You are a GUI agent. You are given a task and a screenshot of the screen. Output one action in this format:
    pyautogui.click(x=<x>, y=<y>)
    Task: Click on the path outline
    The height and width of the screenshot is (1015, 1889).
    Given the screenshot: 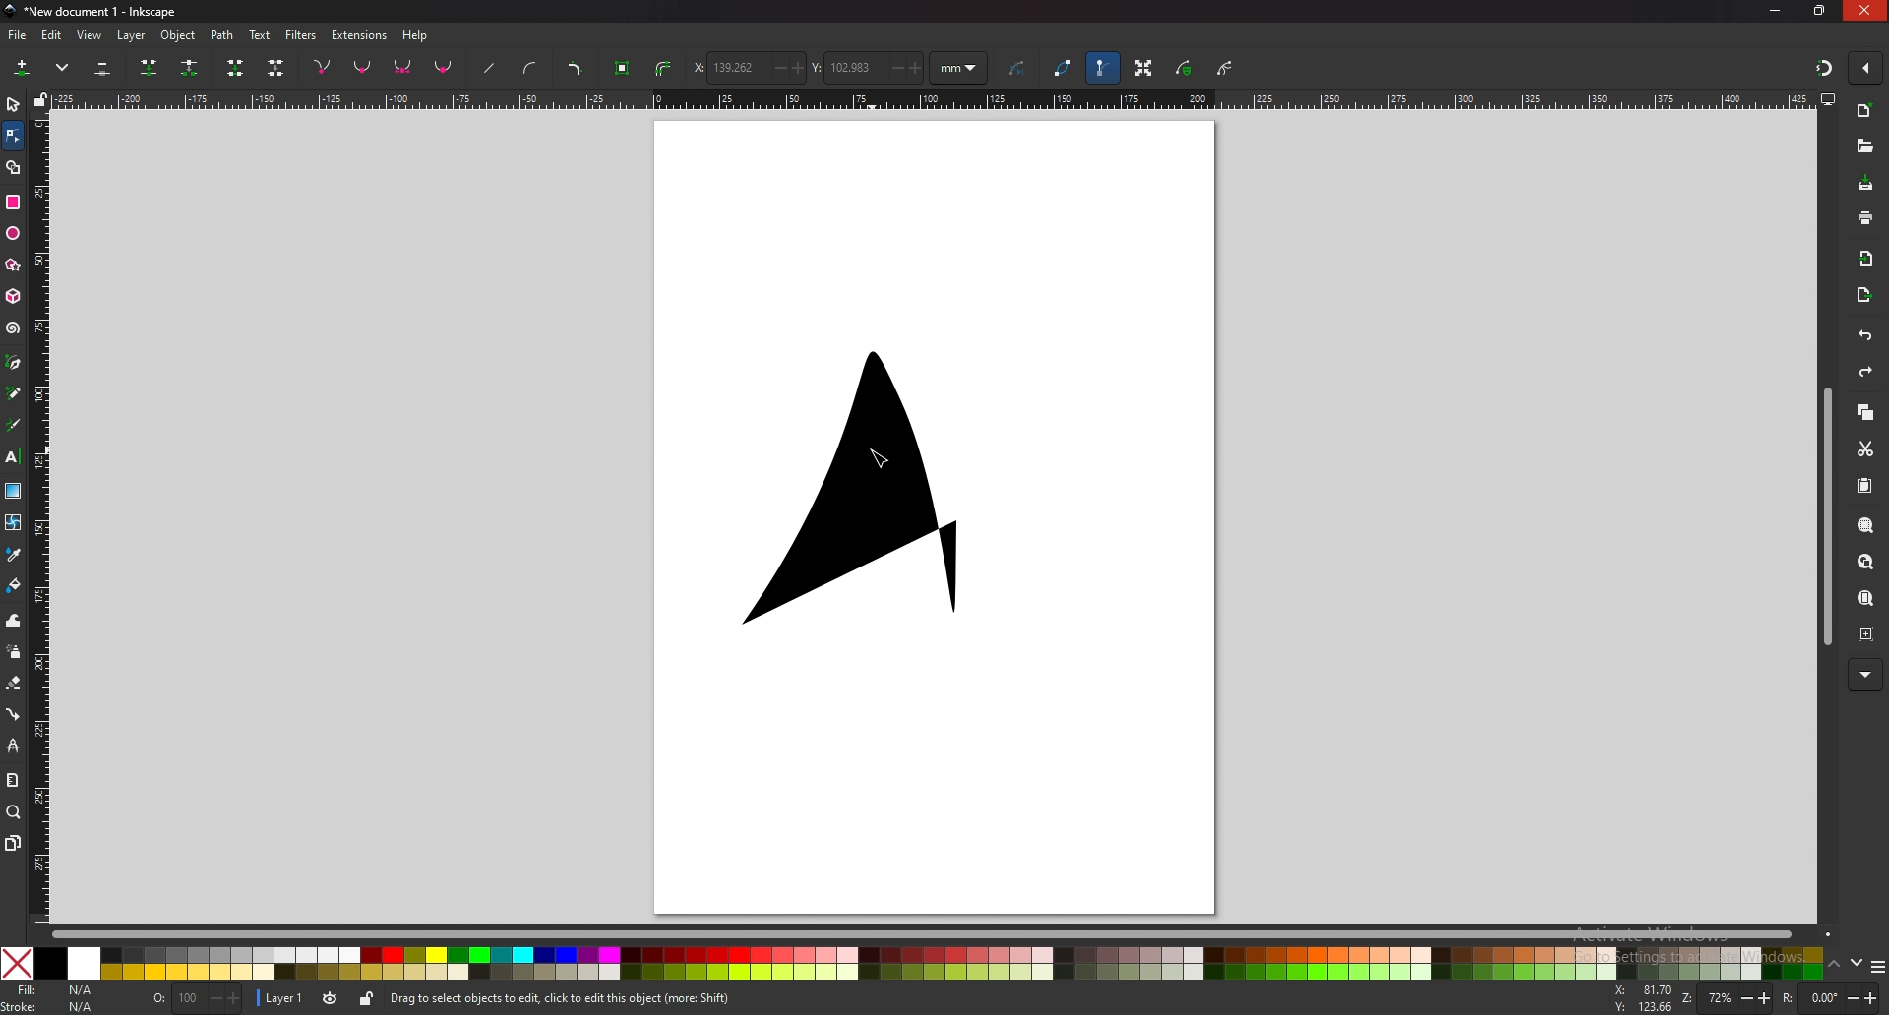 What is the action you would take?
    pyautogui.click(x=1062, y=66)
    